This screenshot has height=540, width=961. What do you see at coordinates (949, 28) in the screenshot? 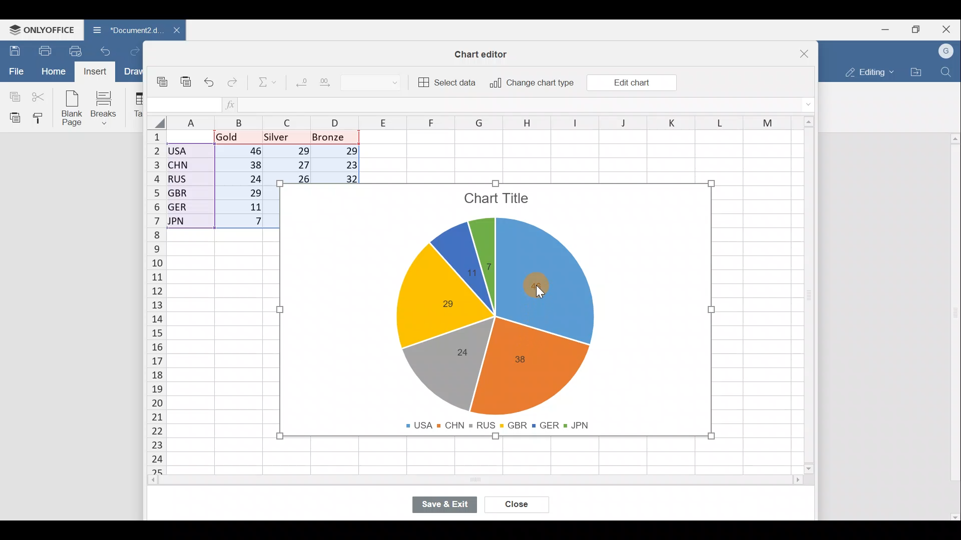
I see `Close` at bounding box center [949, 28].